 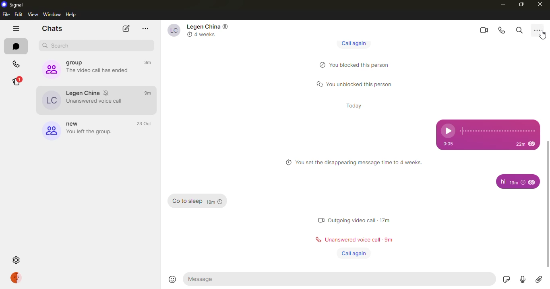 What do you see at coordinates (71, 14) in the screenshot?
I see `help` at bounding box center [71, 14].